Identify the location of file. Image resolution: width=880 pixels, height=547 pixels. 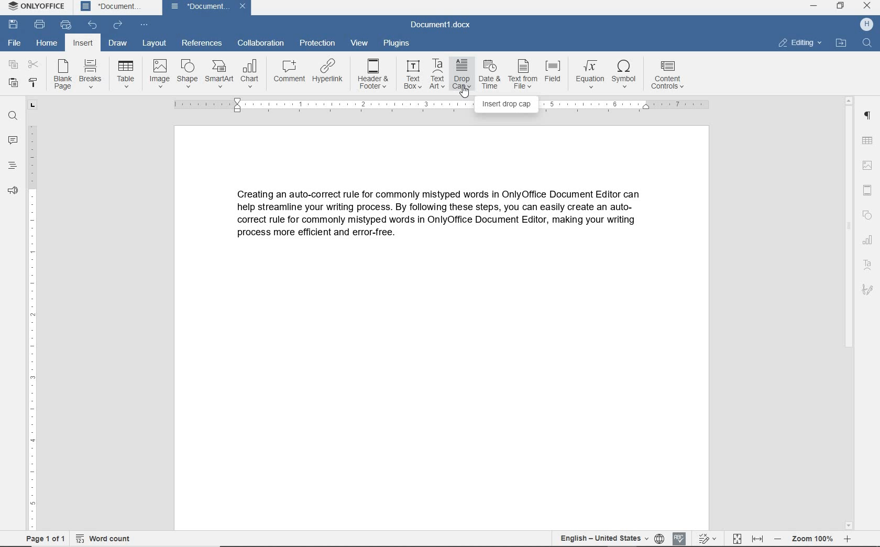
(14, 43).